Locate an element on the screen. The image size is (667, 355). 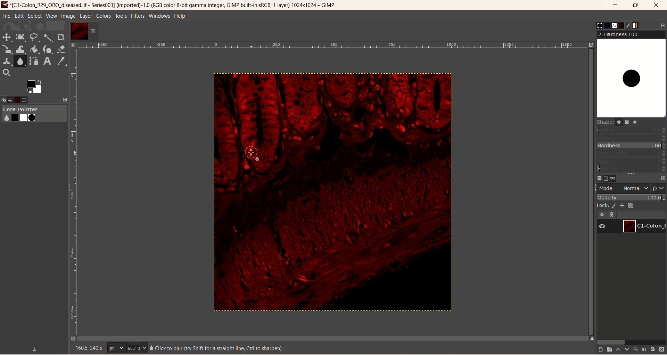
path is located at coordinates (615, 178).